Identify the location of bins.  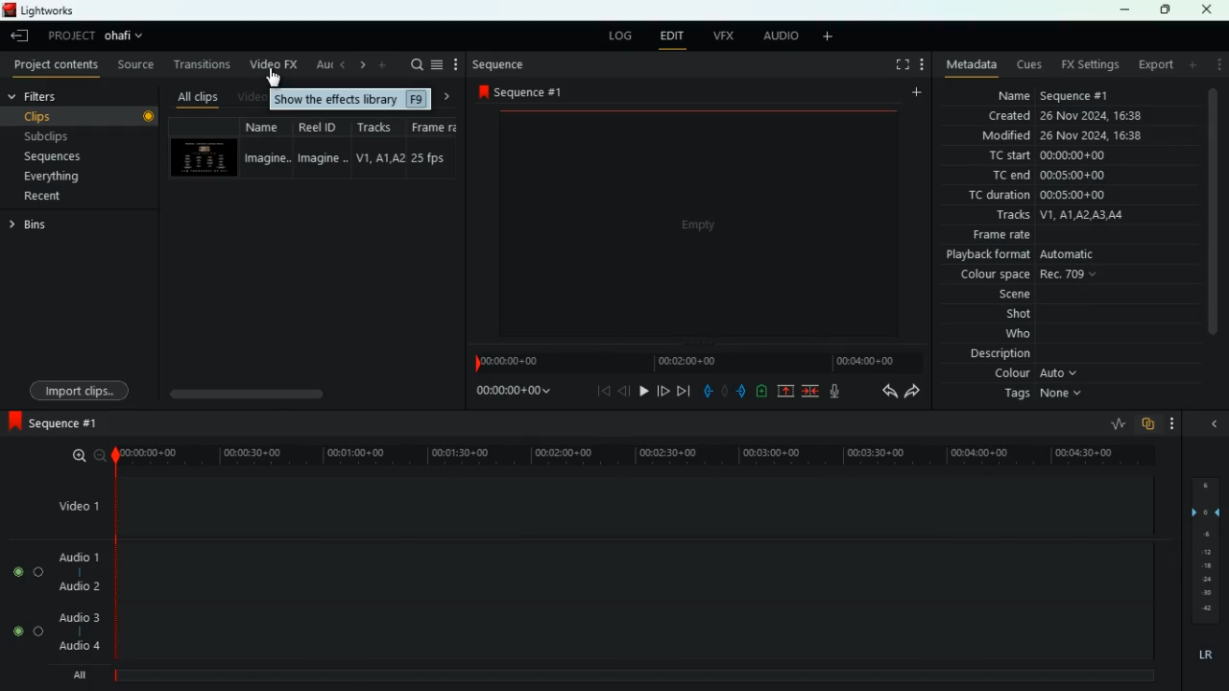
(37, 227).